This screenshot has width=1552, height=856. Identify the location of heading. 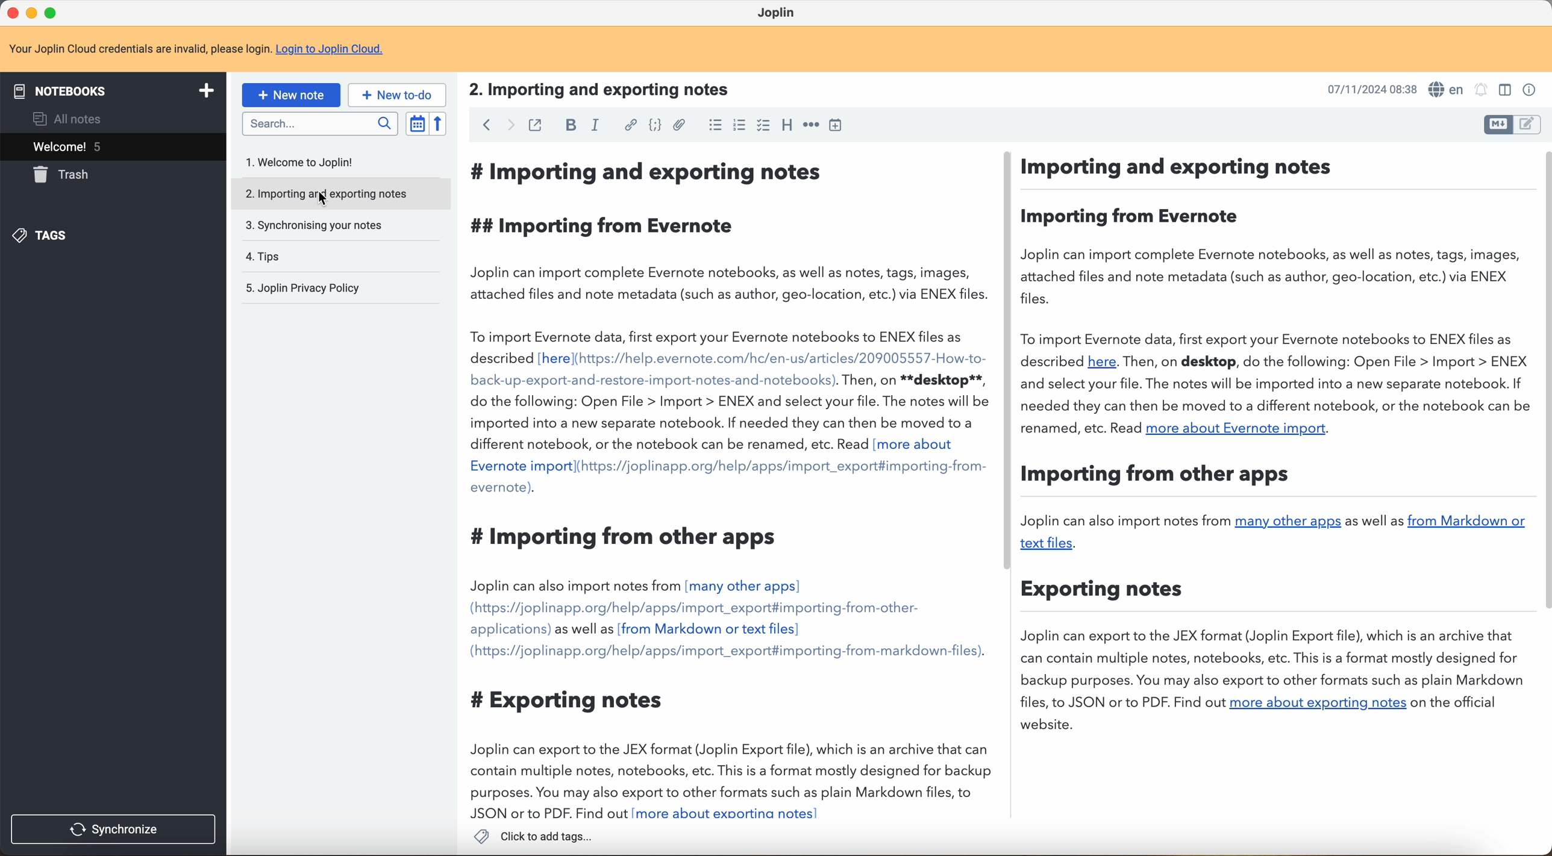
(787, 127).